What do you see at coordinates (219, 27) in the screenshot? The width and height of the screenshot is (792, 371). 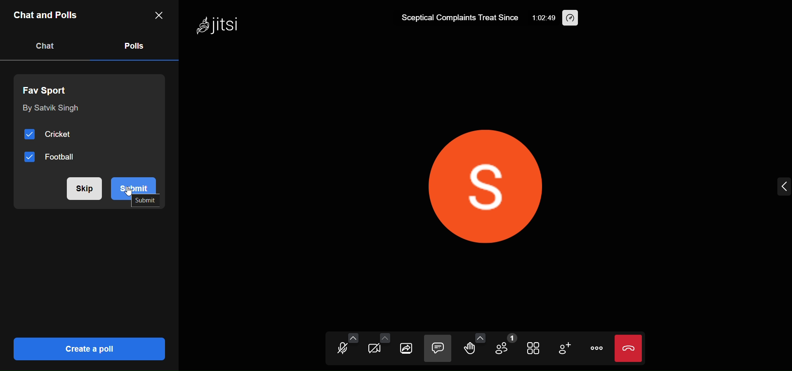 I see `Jitsi` at bounding box center [219, 27].